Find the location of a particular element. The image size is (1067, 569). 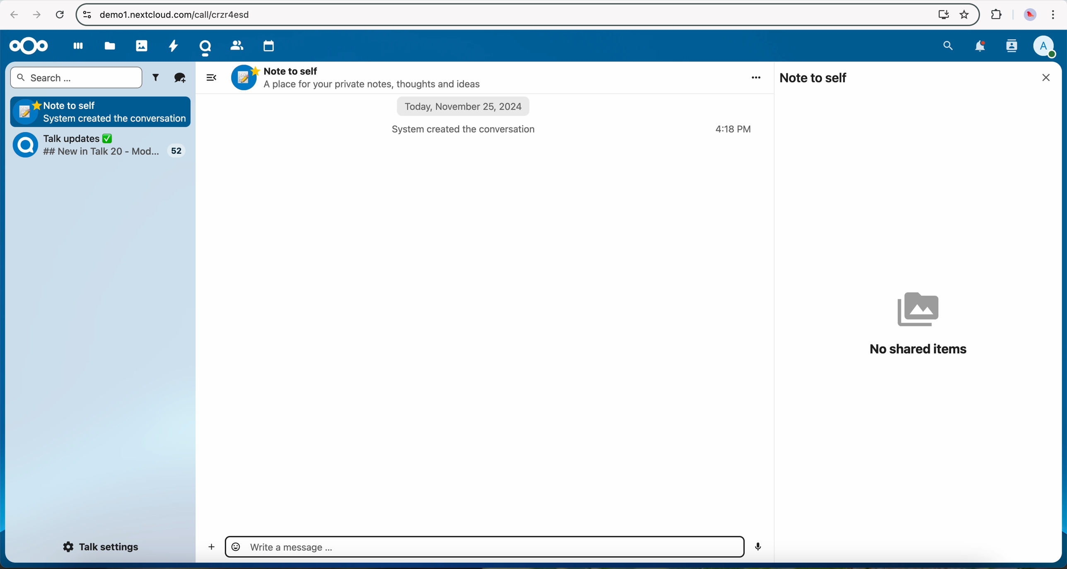

no shared items is located at coordinates (919, 323).